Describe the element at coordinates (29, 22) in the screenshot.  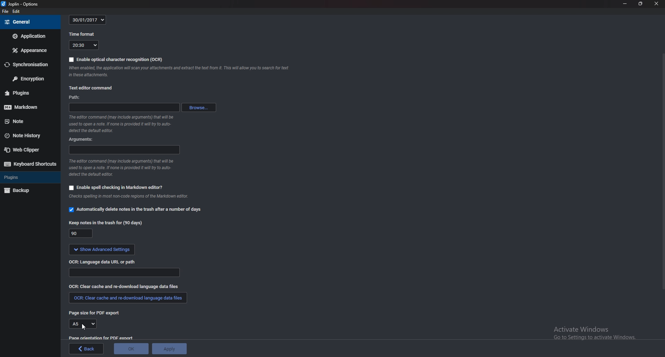
I see `general` at that location.